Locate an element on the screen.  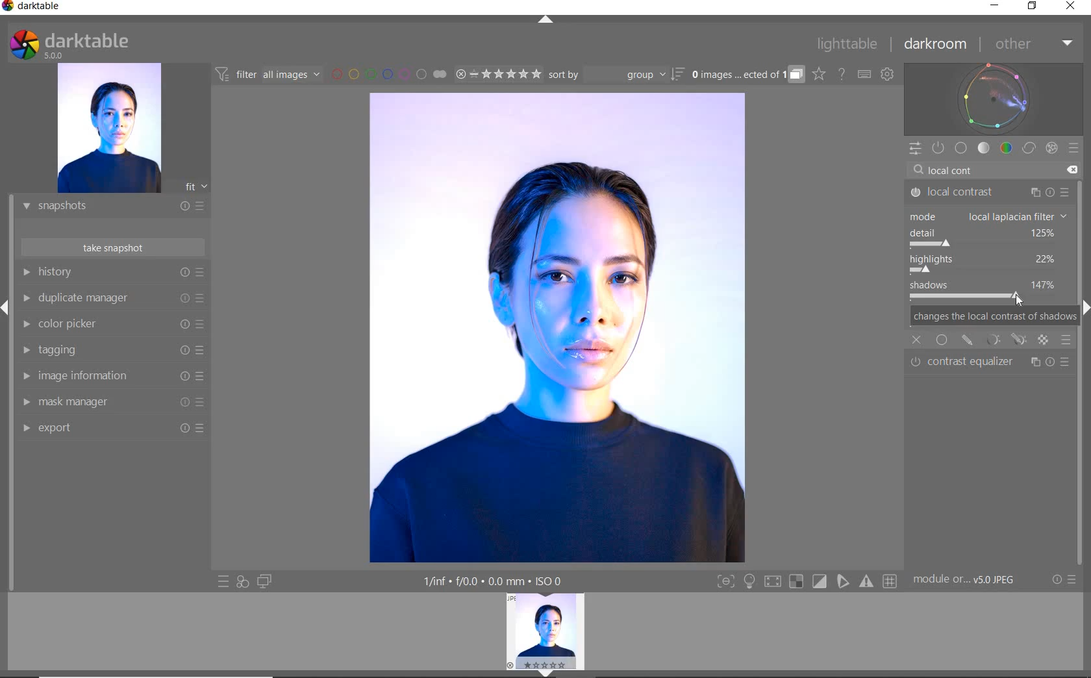
SET KEYBOARD SHORTCUTS is located at coordinates (864, 74).